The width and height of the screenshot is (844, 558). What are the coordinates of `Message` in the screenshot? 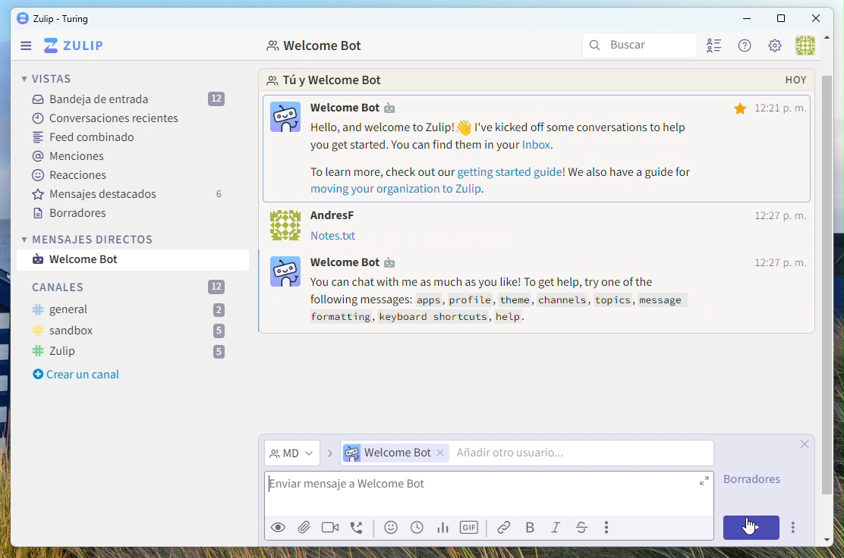 It's located at (88, 260).